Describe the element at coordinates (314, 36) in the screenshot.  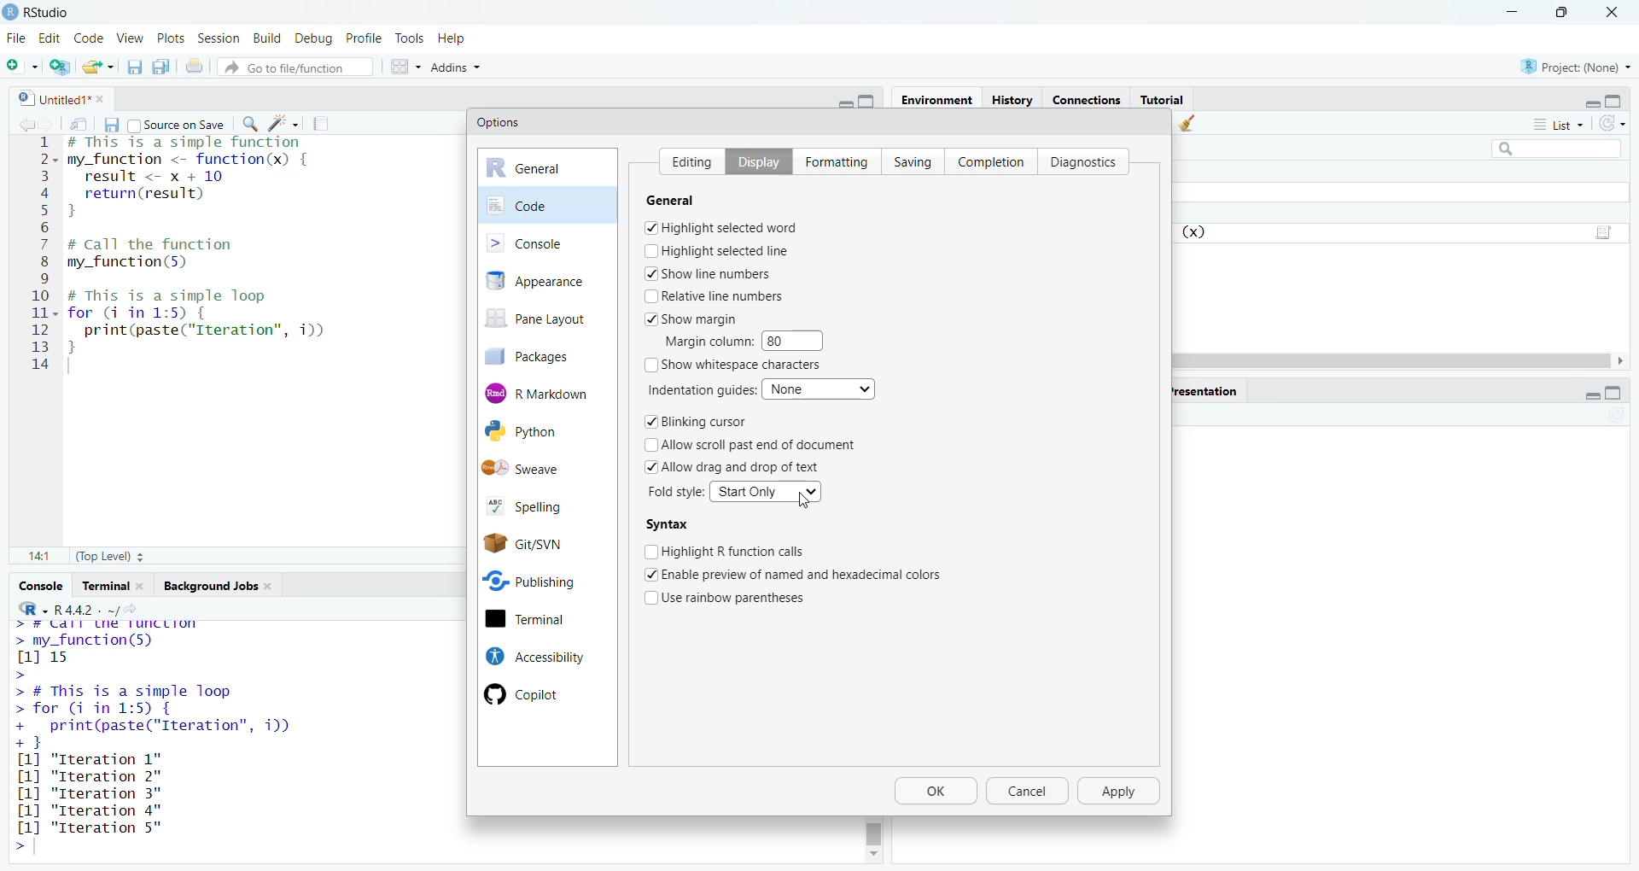
I see `debug` at that location.